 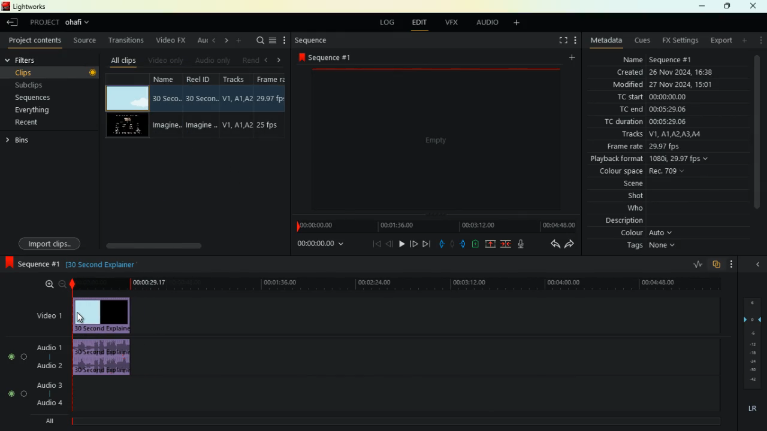 I want to click on beggining, so click(x=374, y=244).